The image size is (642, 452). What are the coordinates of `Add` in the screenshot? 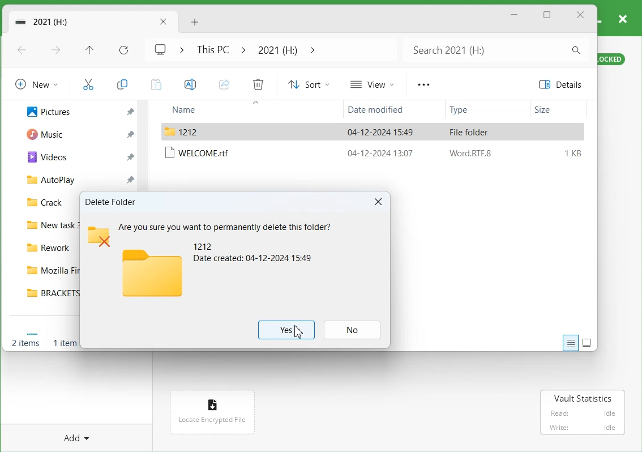 It's located at (74, 437).